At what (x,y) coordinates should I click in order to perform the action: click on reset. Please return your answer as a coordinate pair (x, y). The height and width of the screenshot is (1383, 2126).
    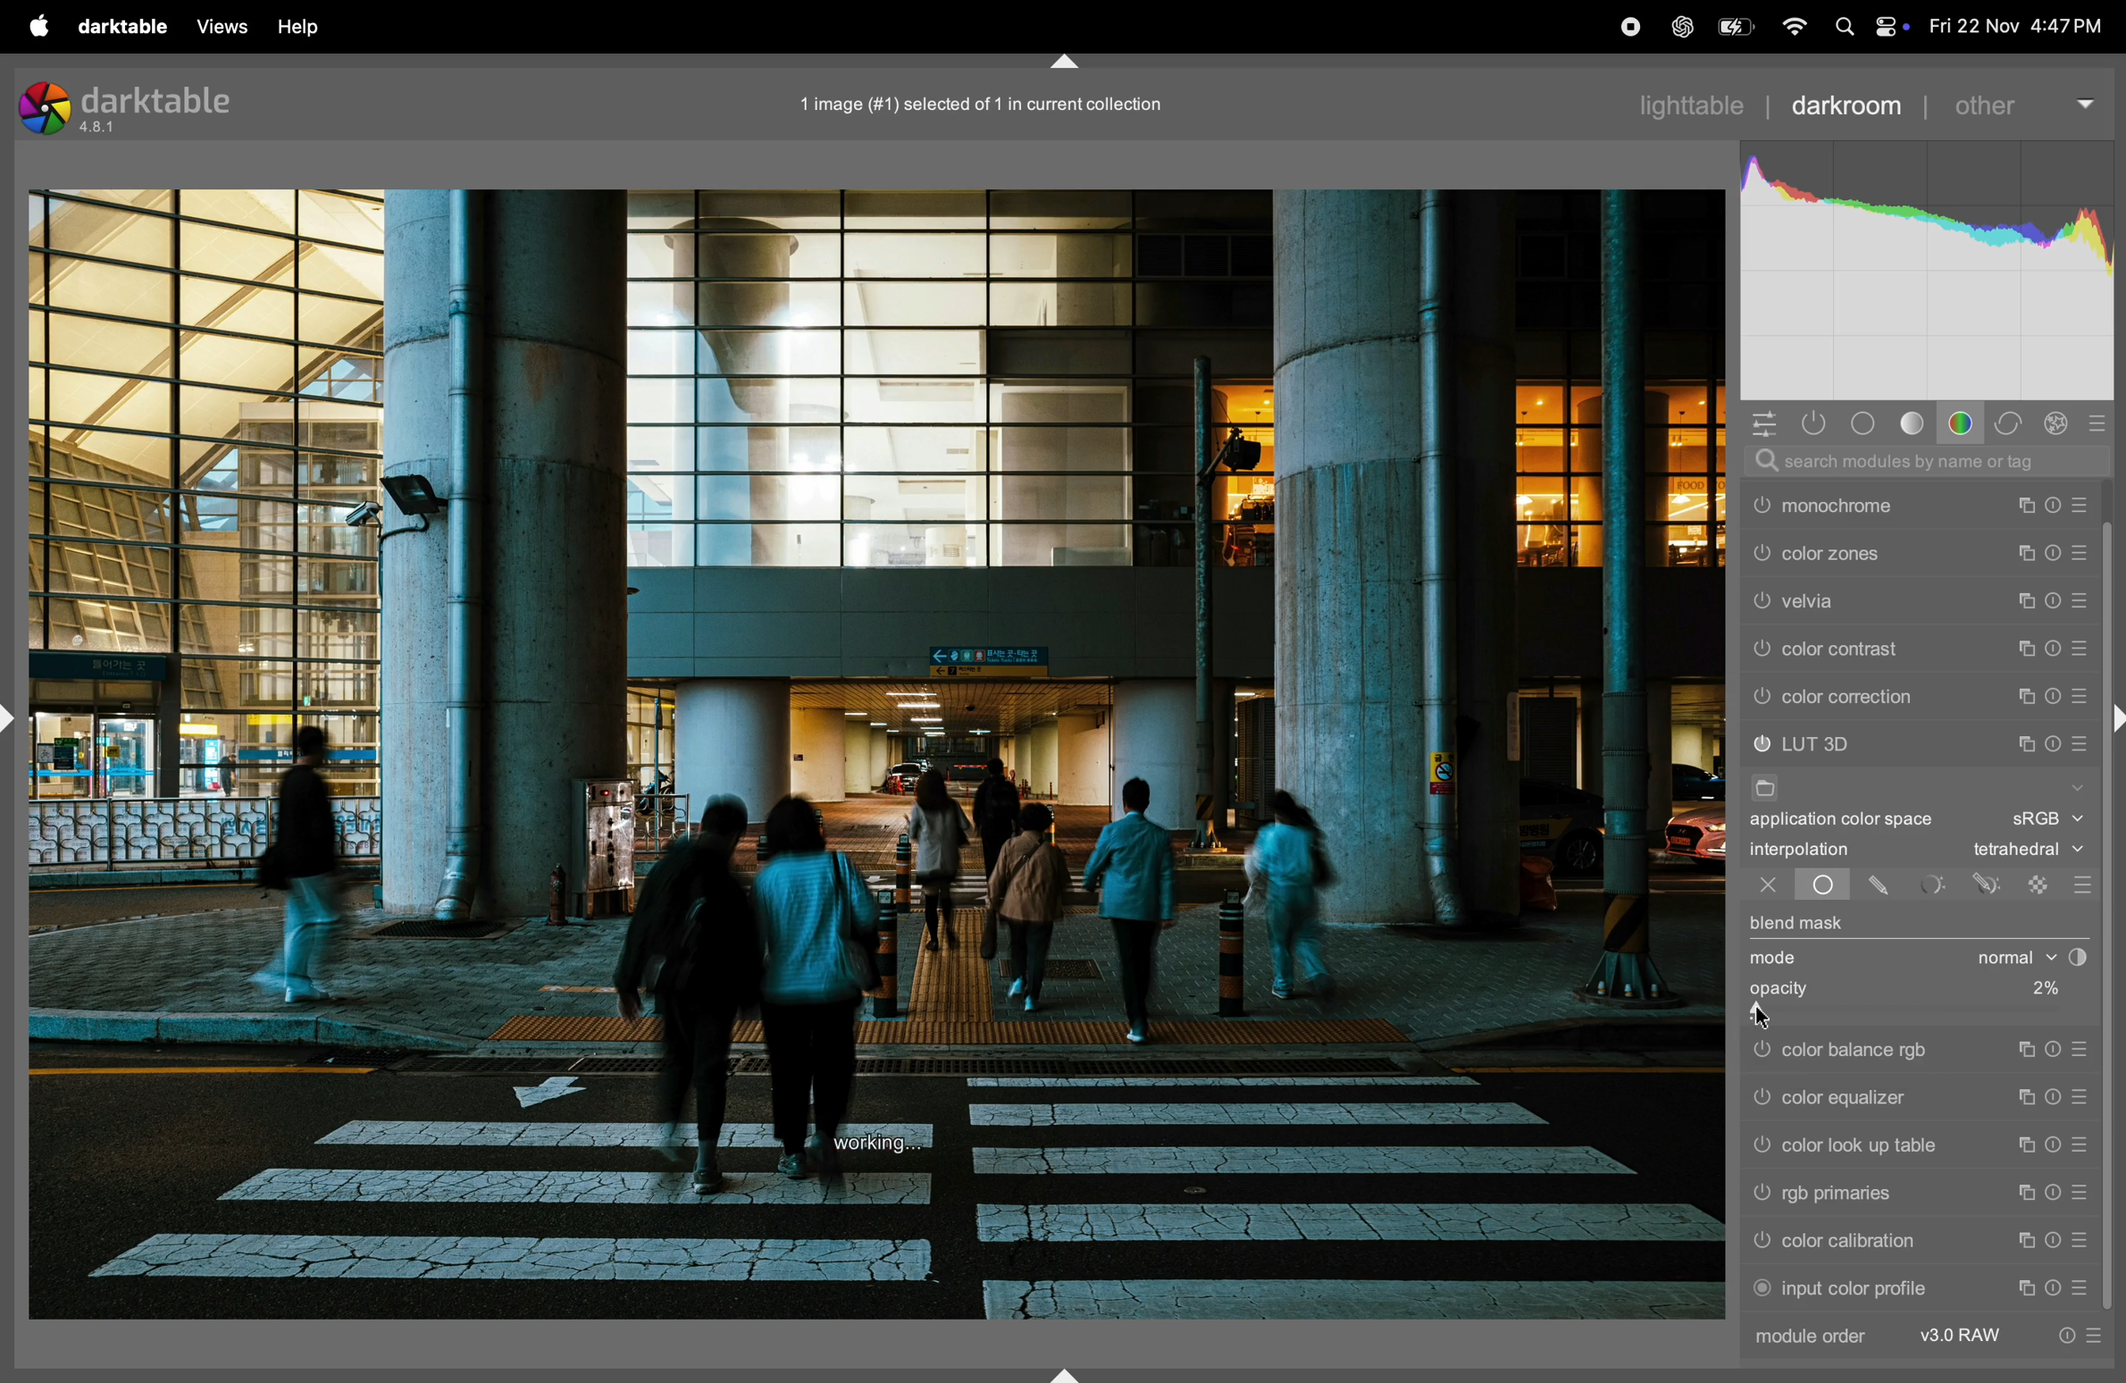
    Looking at the image, I should click on (2055, 643).